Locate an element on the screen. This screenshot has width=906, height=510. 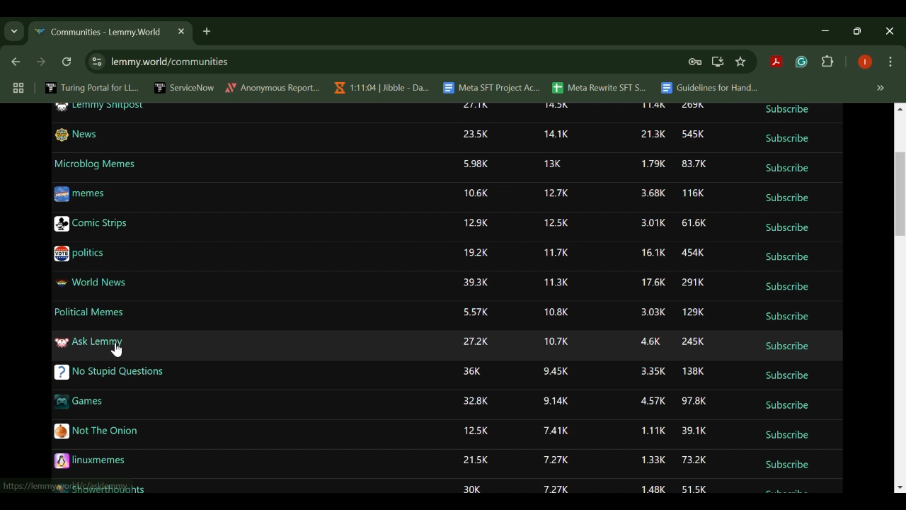
14.5K is located at coordinates (556, 105).